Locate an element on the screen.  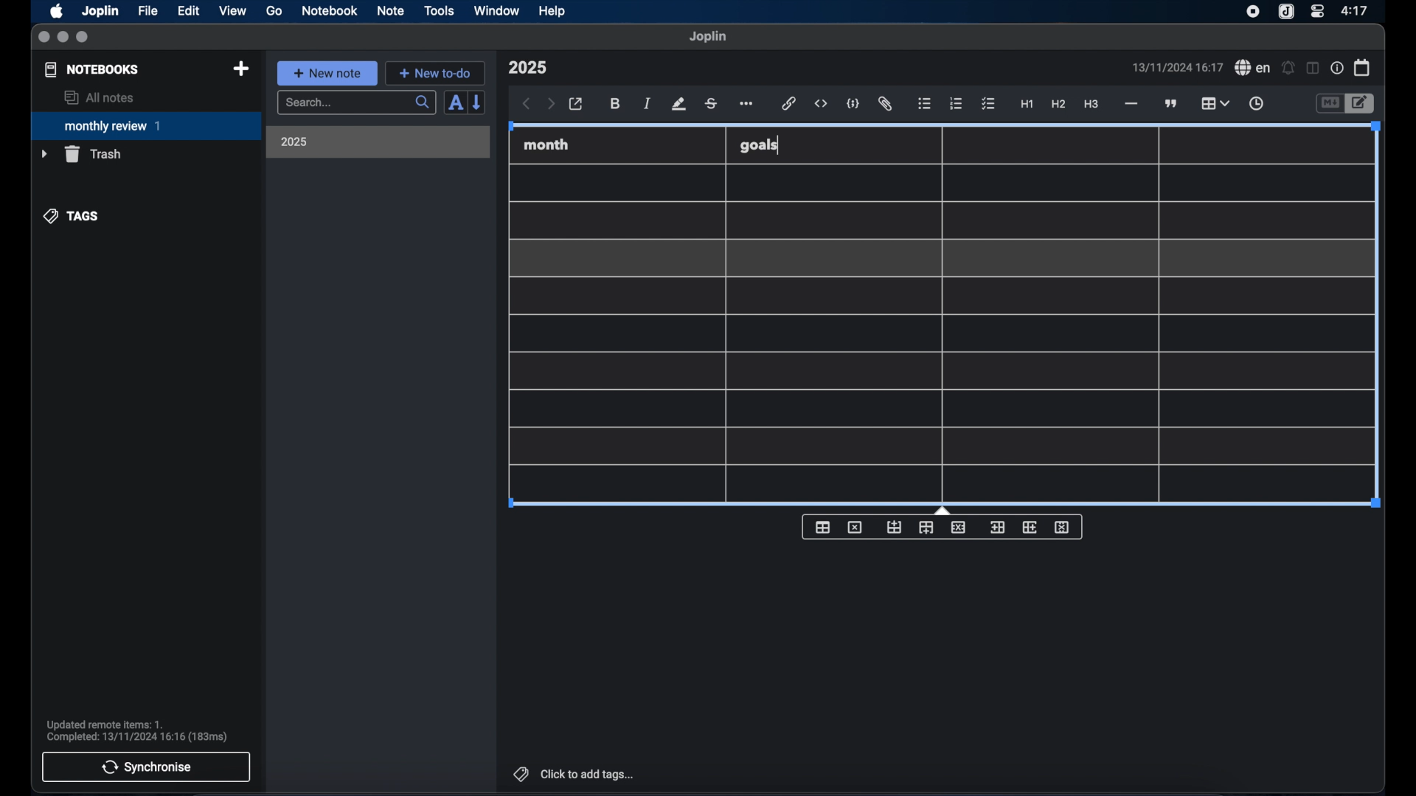
maximize is located at coordinates (83, 38).